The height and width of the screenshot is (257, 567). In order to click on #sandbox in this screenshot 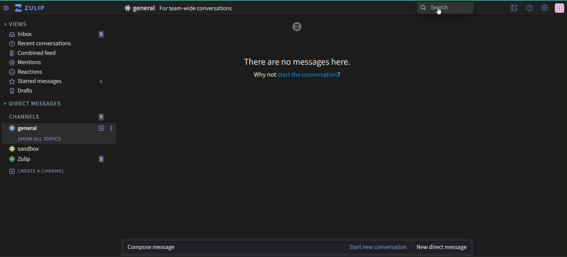, I will do `click(24, 149)`.